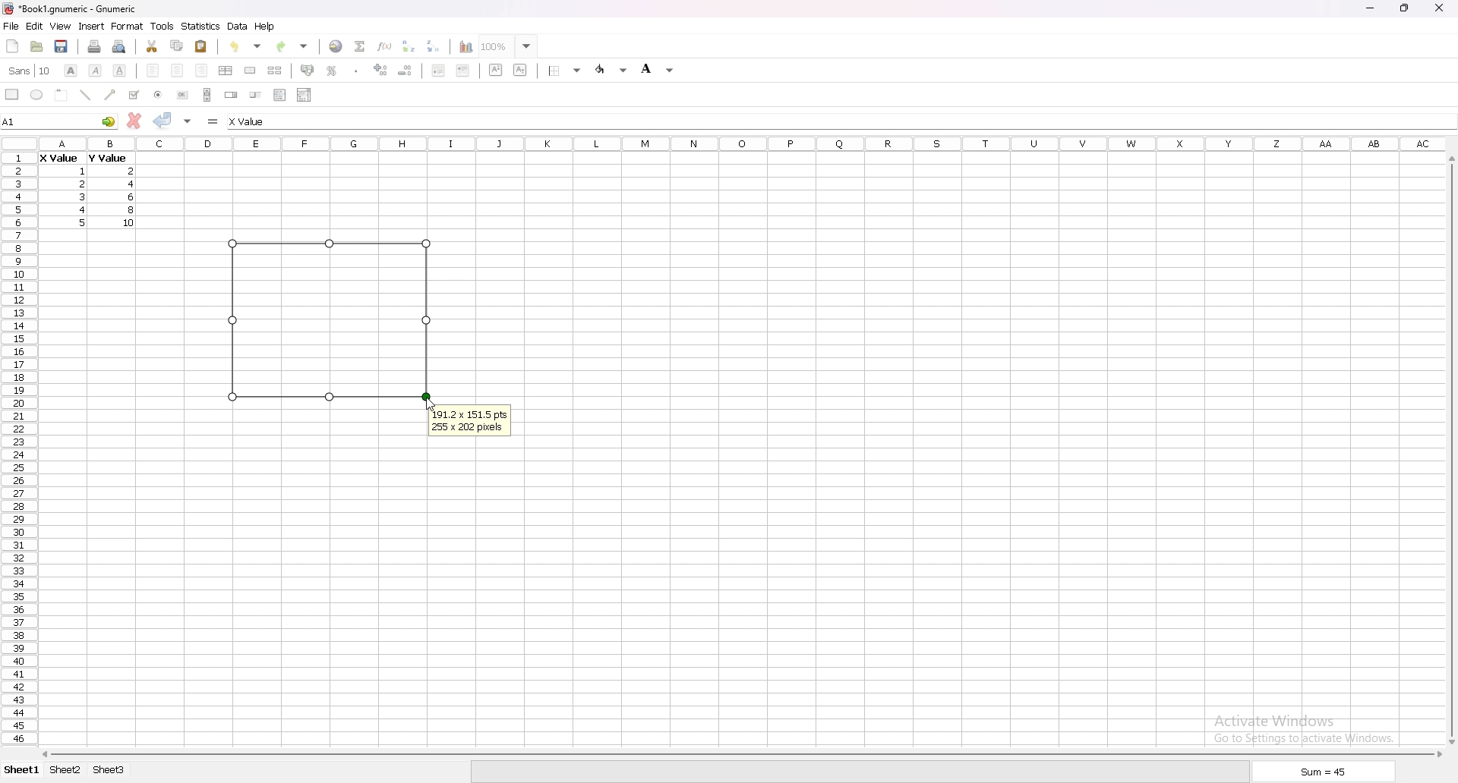  What do you see at coordinates (132, 171) in the screenshot?
I see `value` at bounding box center [132, 171].